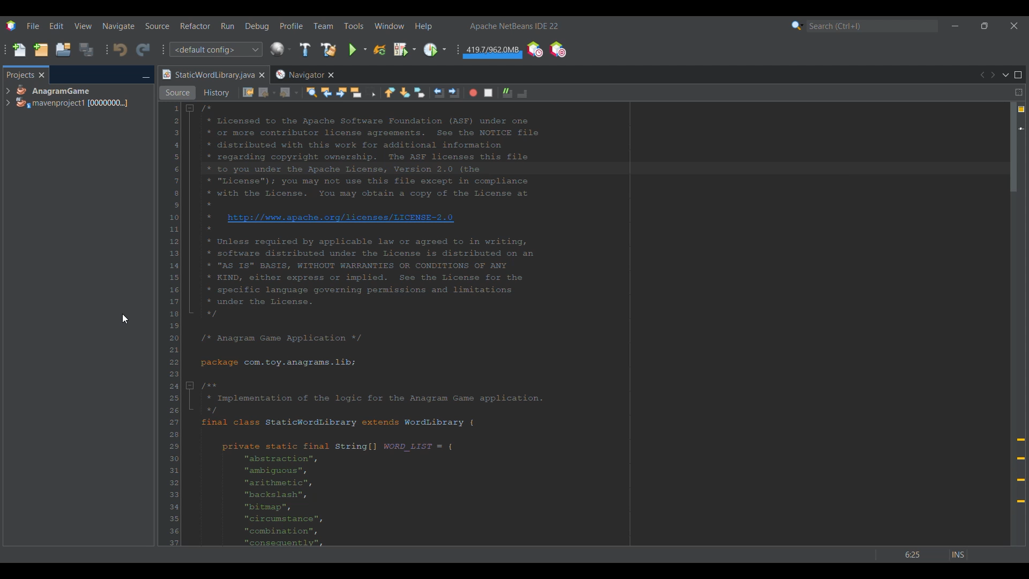 This screenshot has width=1029, height=579. Describe the element at coordinates (341, 92) in the screenshot. I see `Find next occurrence` at that location.